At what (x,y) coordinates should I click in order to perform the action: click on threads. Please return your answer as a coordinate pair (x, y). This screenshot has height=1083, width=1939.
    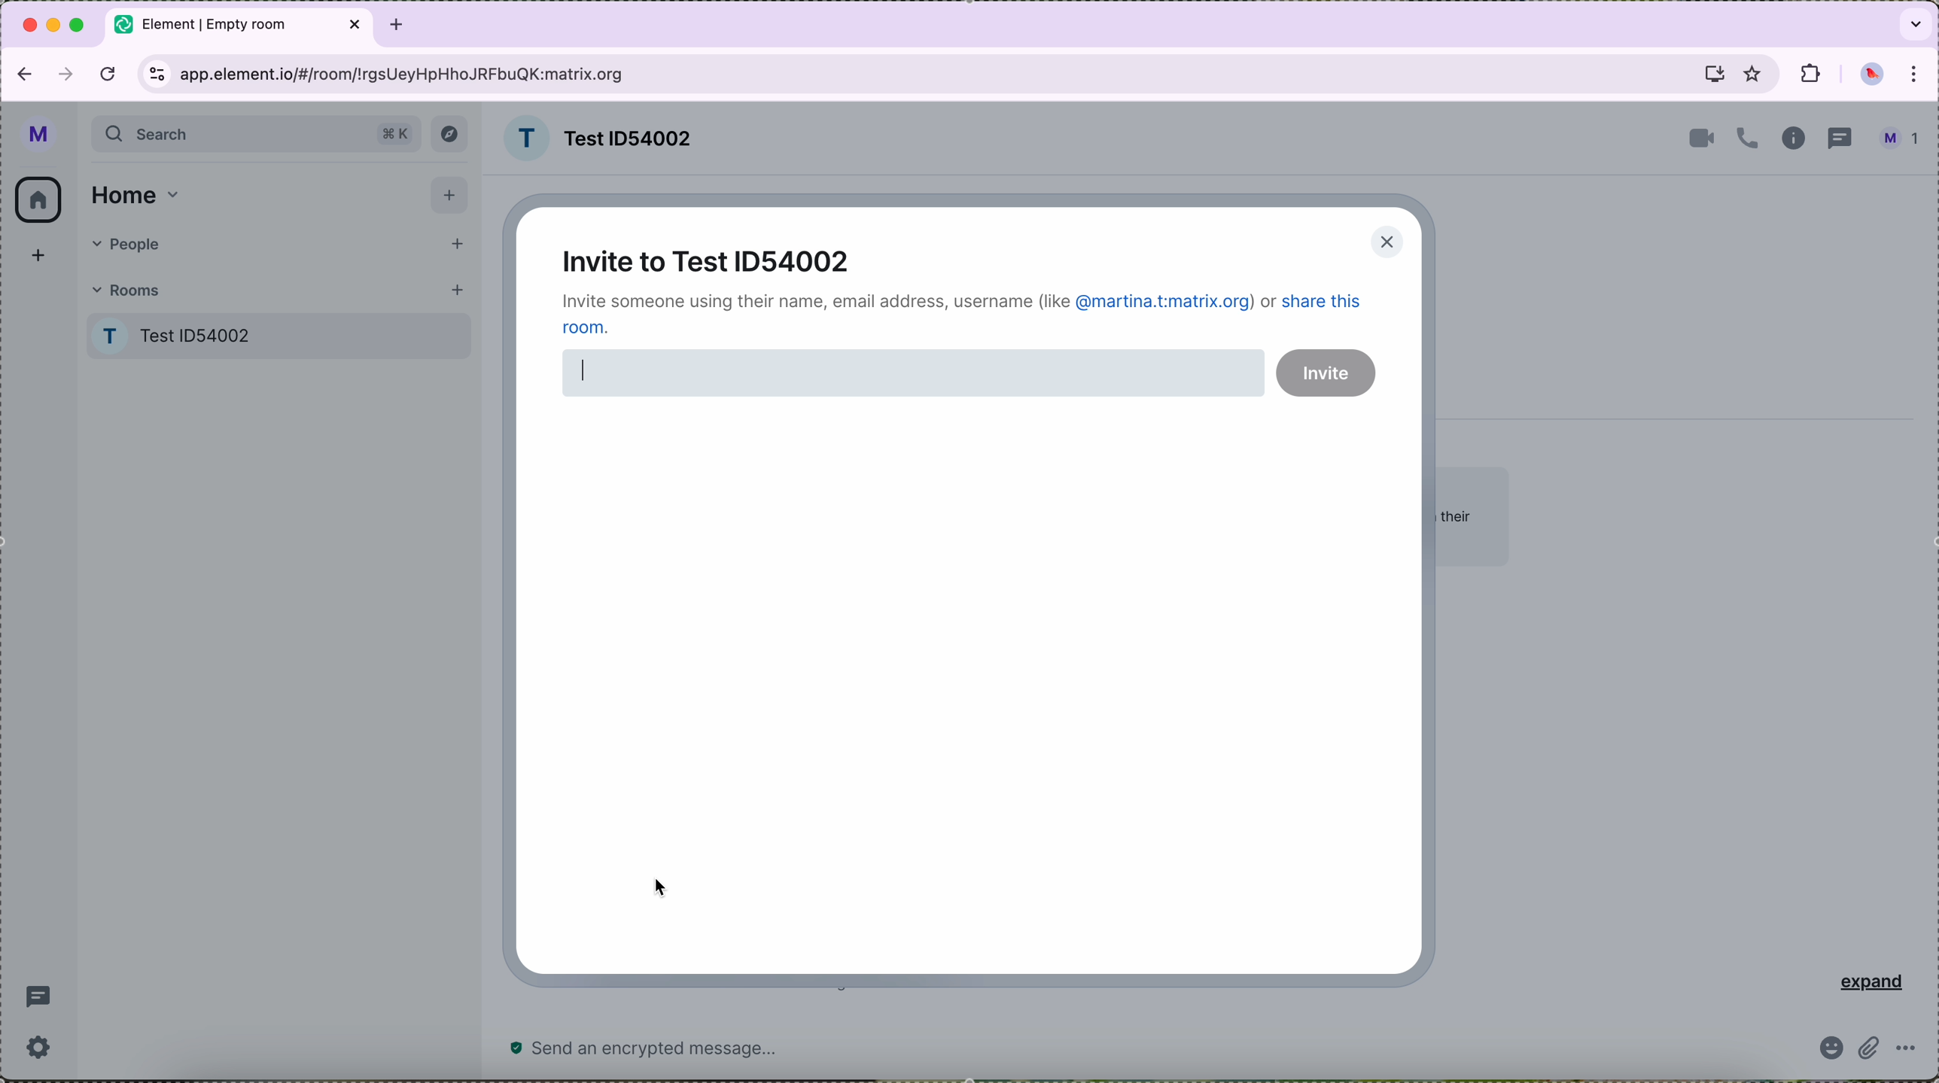
    Looking at the image, I should click on (43, 996).